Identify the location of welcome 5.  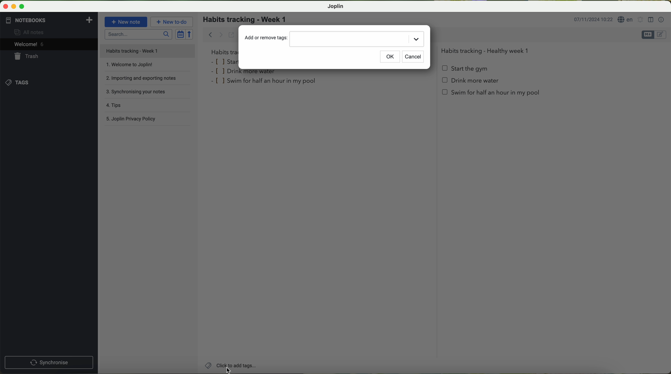
(29, 44).